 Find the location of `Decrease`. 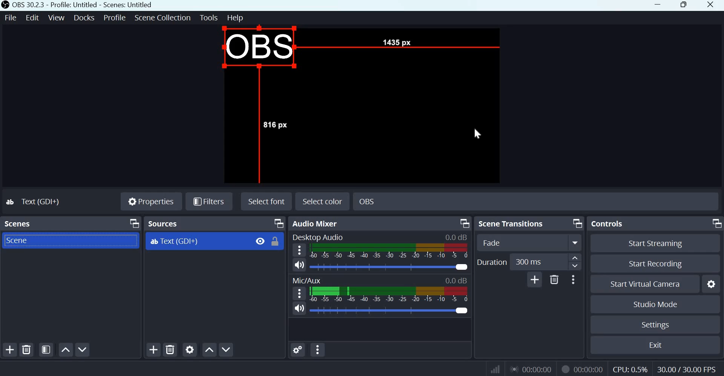

Decrease is located at coordinates (575, 267).